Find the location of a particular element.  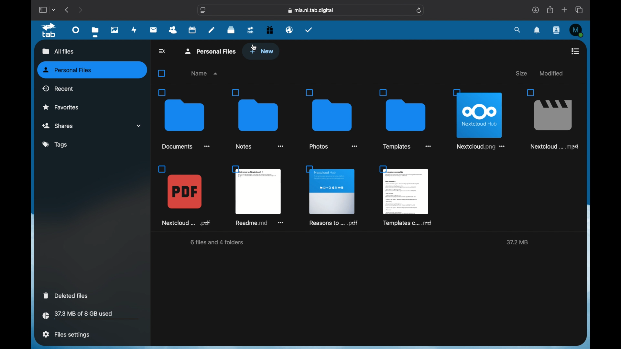

show sidebar is located at coordinates (42, 10).